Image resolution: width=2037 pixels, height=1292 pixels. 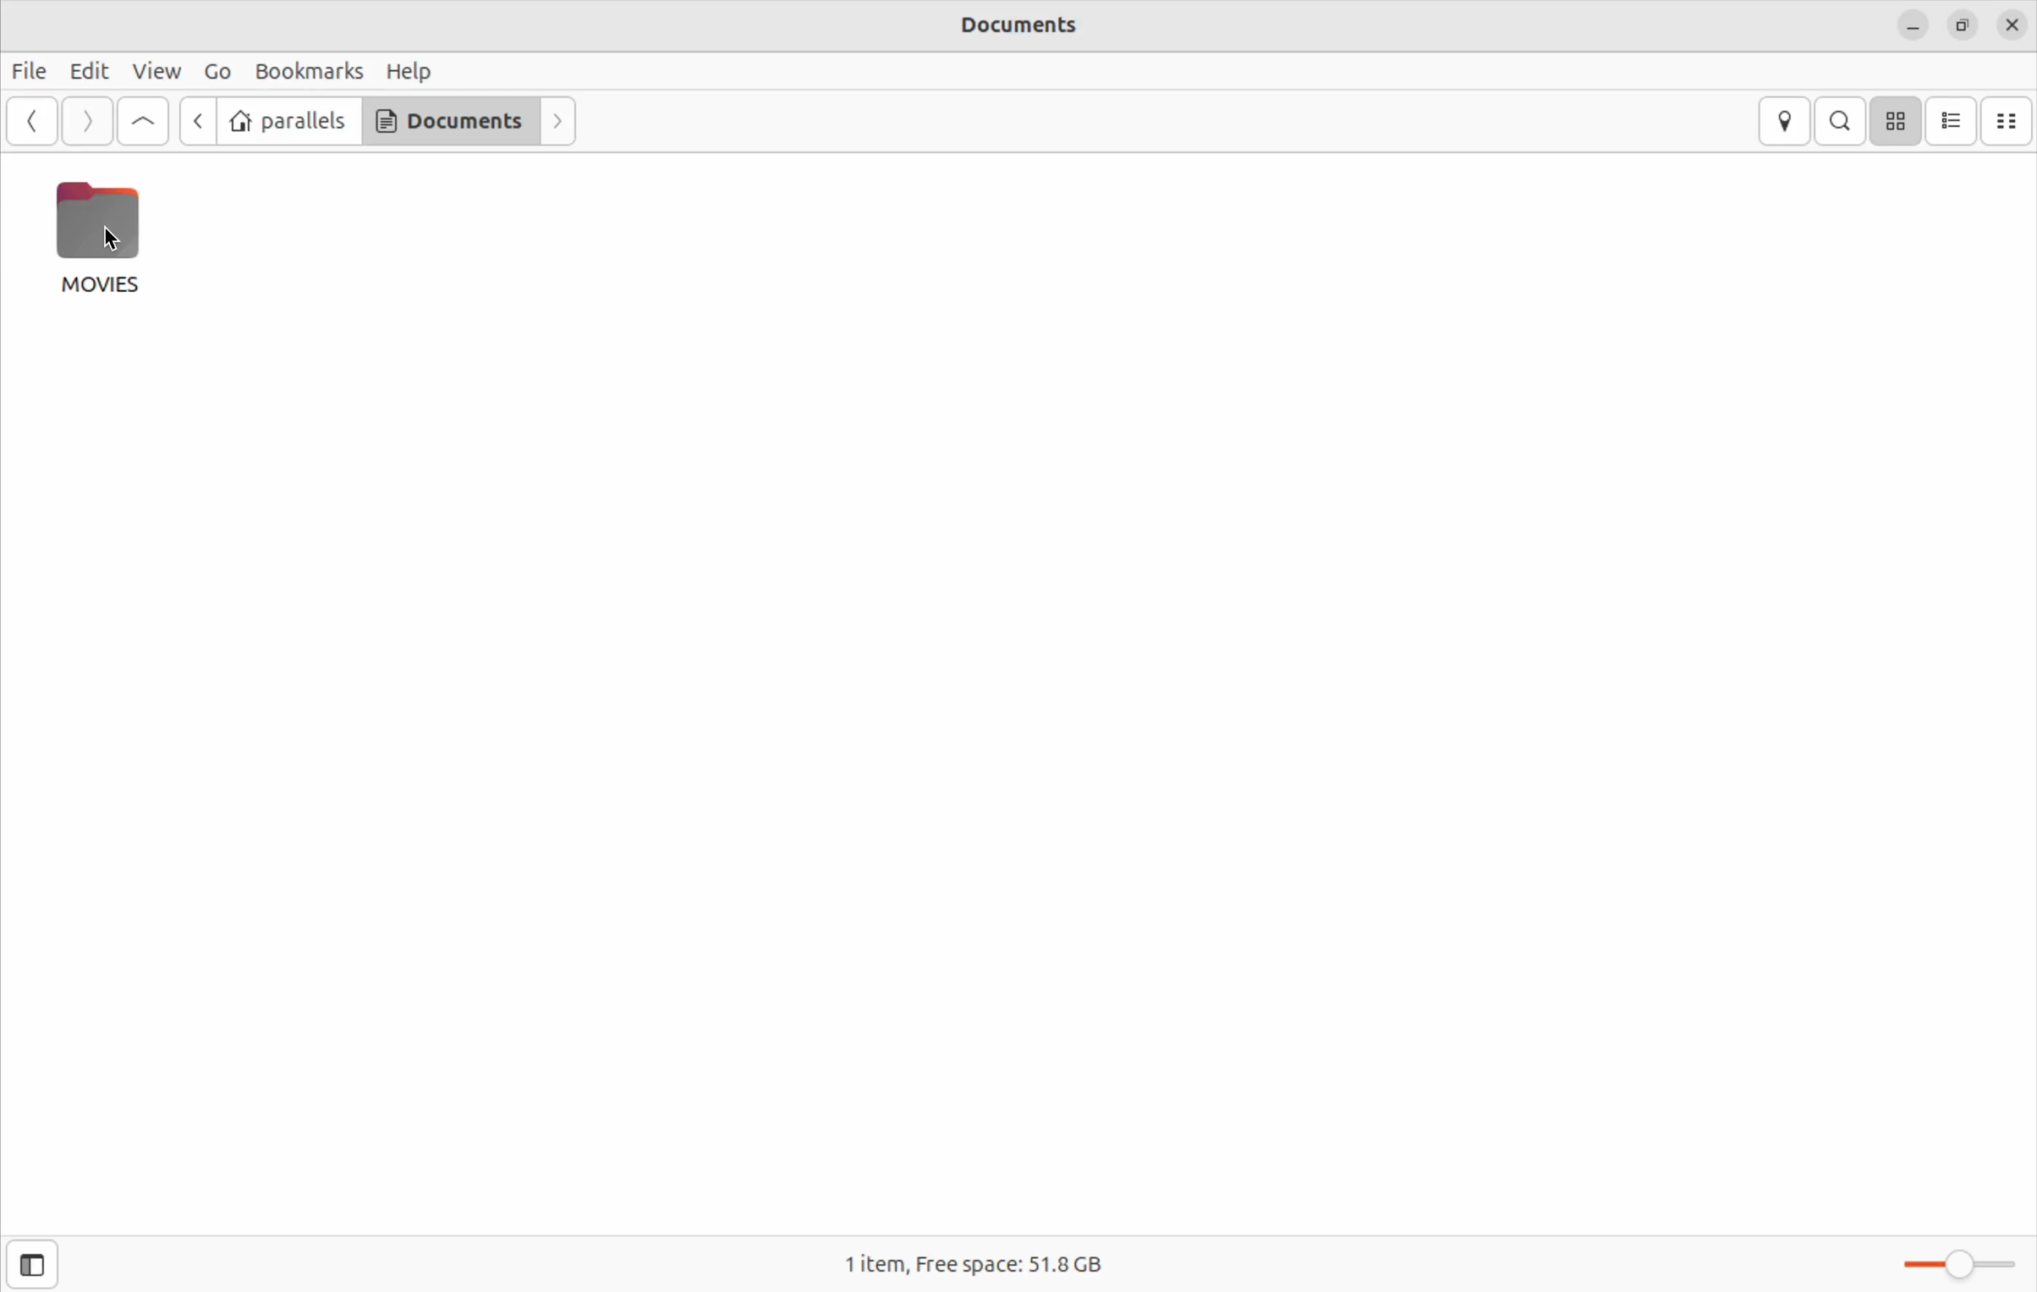 What do you see at coordinates (309, 71) in the screenshot?
I see `Bookmarks` at bounding box center [309, 71].